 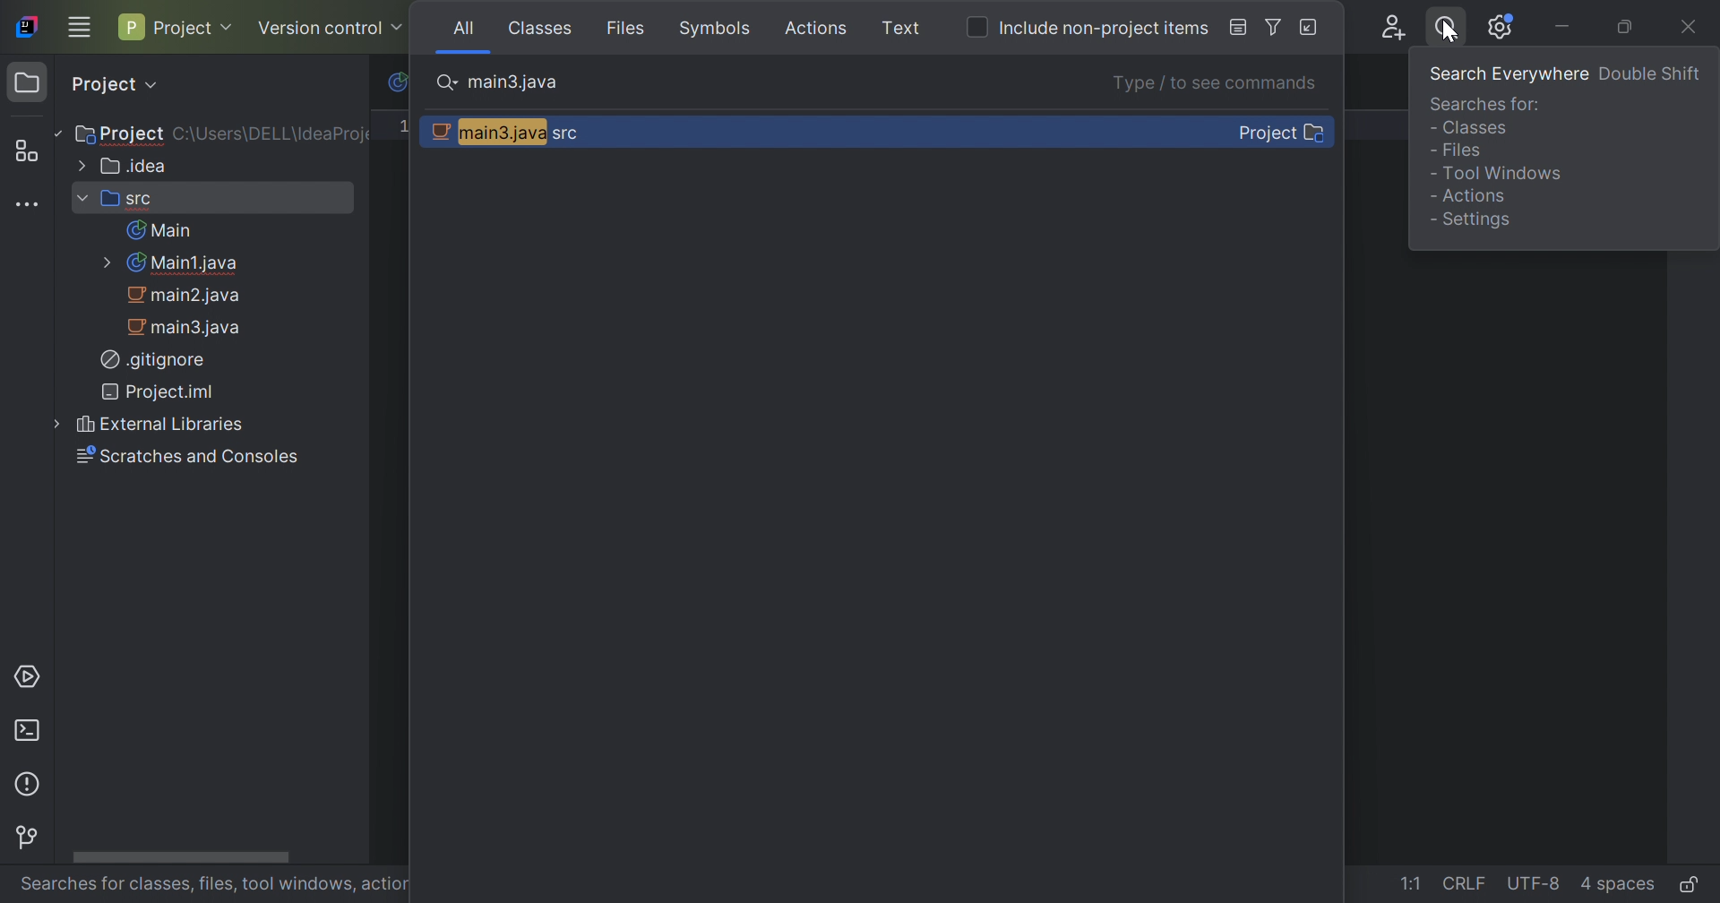 I want to click on More tool windows, so click(x=28, y=202).